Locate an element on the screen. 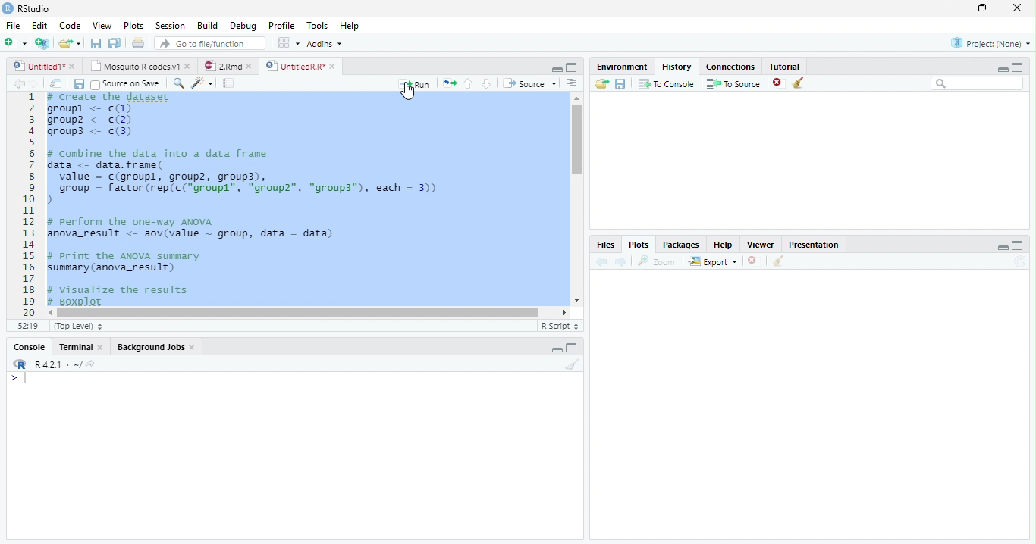 The image size is (1036, 544). R script is located at coordinates (558, 325).